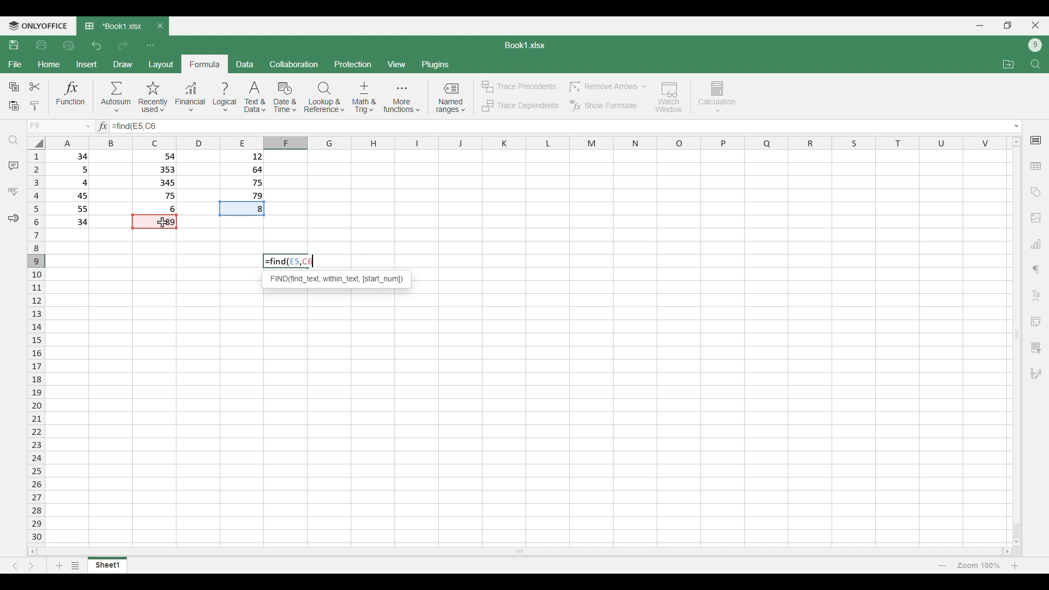 Image resolution: width=1049 pixels, height=590 pixels. I want to click on More functions, so click(402, 98).